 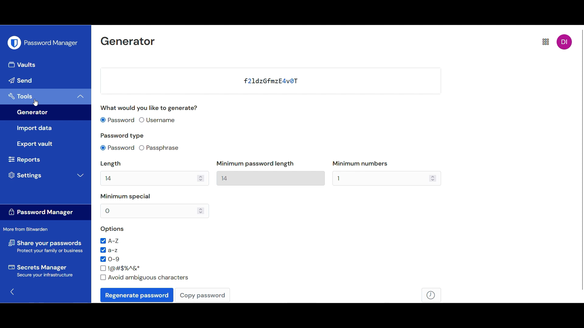 What do you see at coordinates (148, 178) in the screenshot?
I see `Input length manually` at bounding box center [148, 178].